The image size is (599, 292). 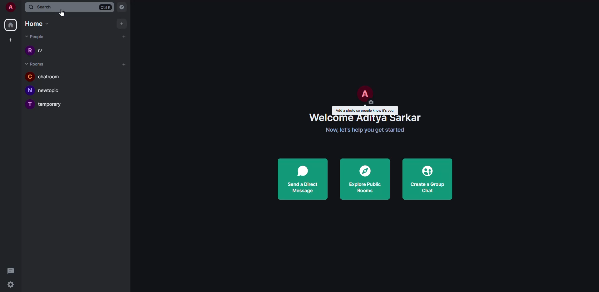 What do you see at coordinates (366, 130) in the screenshot?
I see `info` at bounding box center [366, 130].